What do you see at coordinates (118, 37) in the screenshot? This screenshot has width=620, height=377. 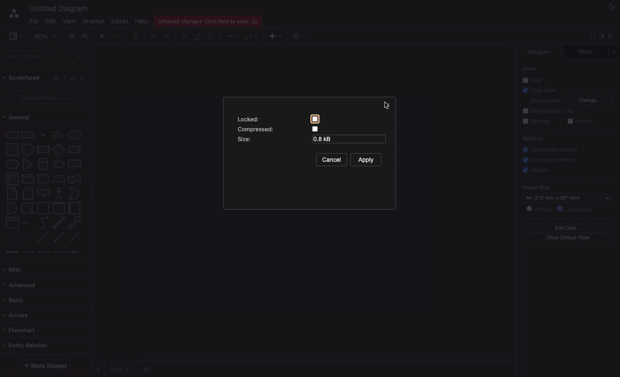 I see `Redo` at bounding box center [118, 37].